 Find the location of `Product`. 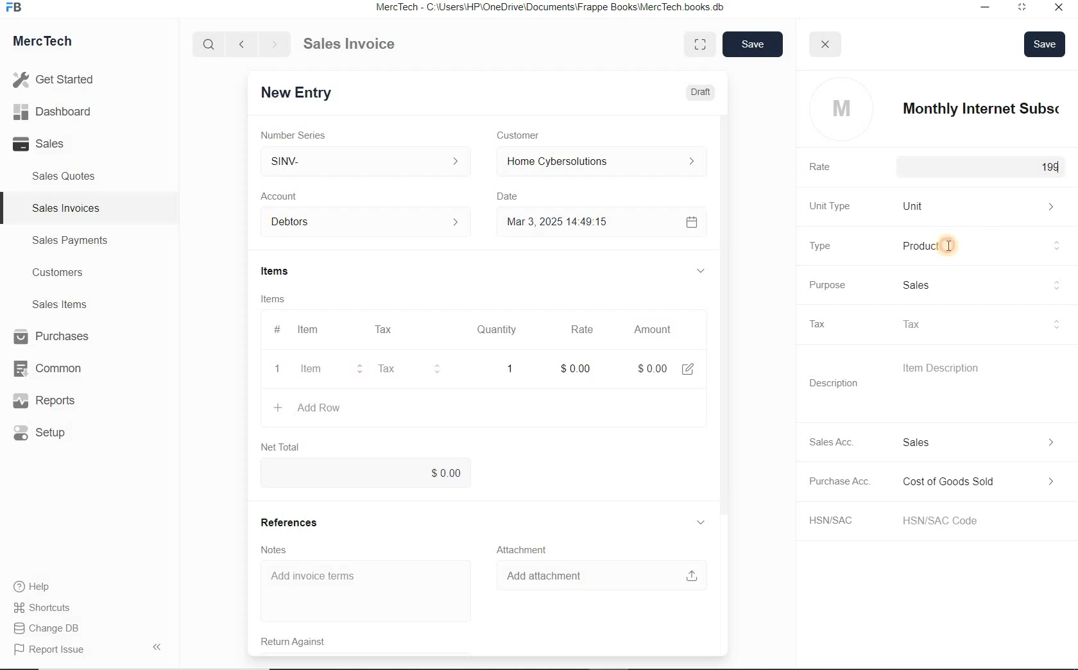

Product is located at coordinates (982, 246).